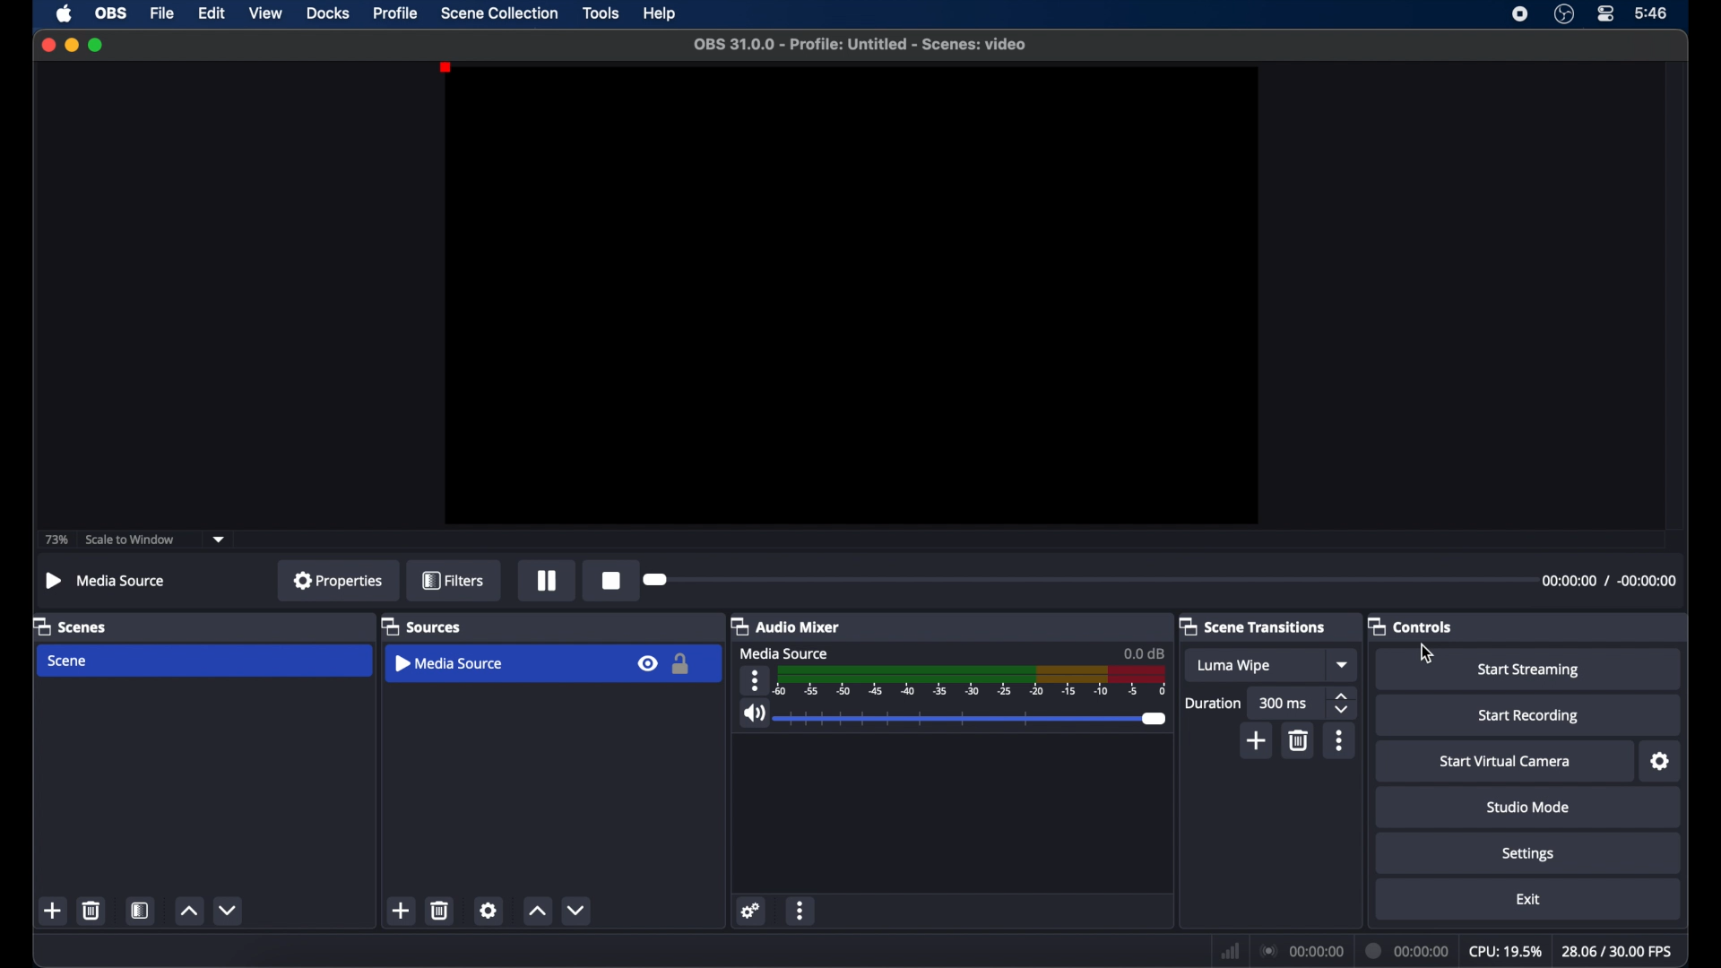  What do you see at coordinates (662, 13) in the screenshot?
I see `help` at bounding box center [662, 13].